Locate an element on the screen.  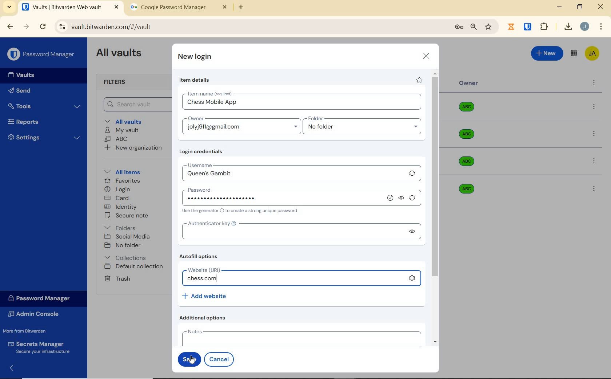
Login credentials is located at coordinates (203, 152).